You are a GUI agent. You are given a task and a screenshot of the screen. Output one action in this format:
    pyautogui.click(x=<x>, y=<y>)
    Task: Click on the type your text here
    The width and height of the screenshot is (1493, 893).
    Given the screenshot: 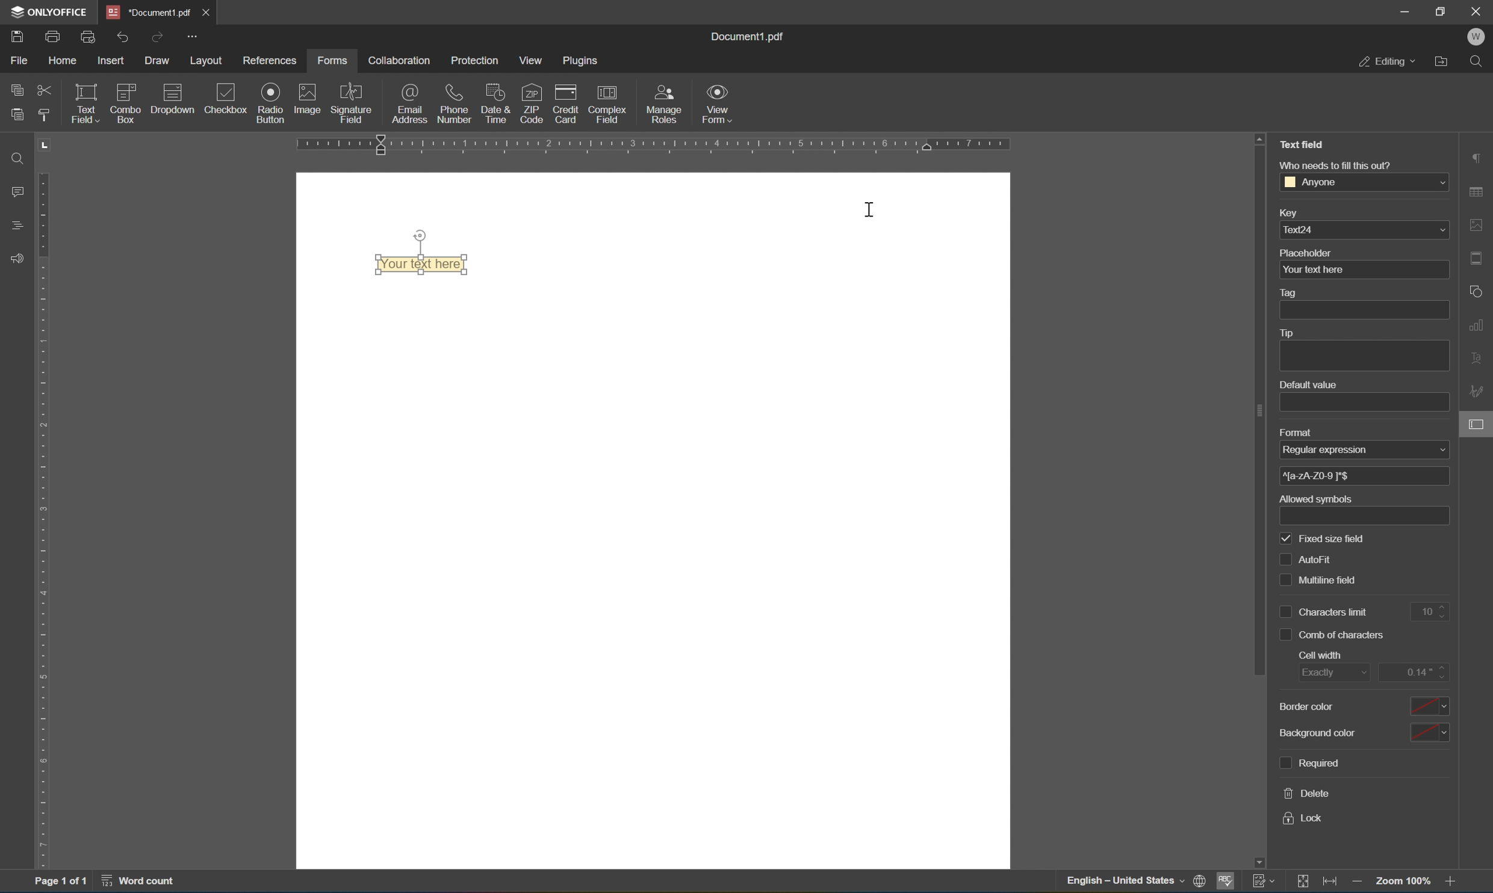 What is the action you would take?
    pyautogui.click(x=421, y=264)
    